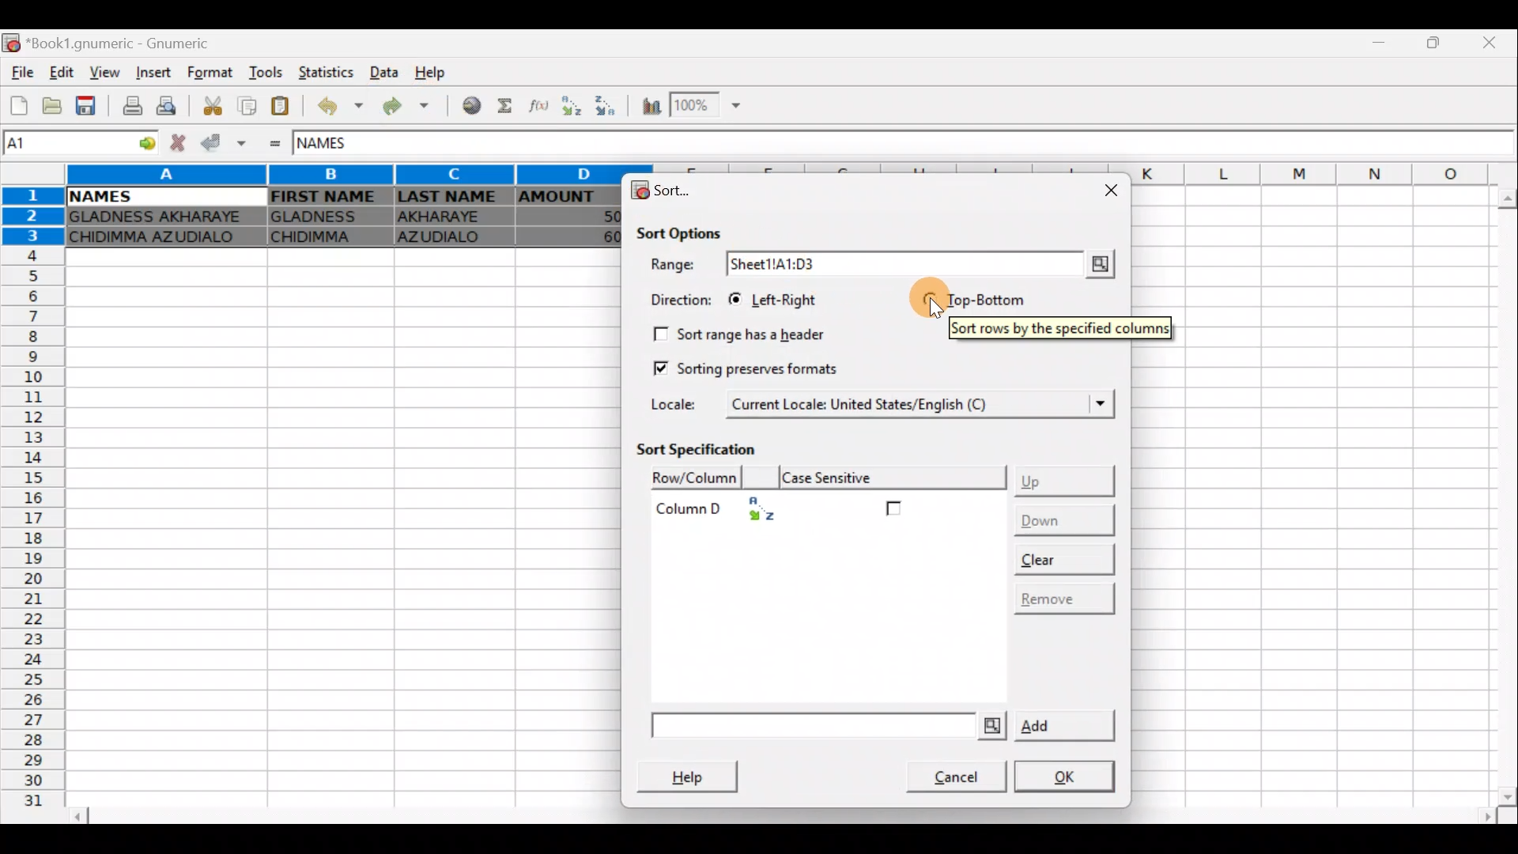  Describe the element at coordinates (750, 332) in the screenshot. I see `Sort range has a header` at that location.